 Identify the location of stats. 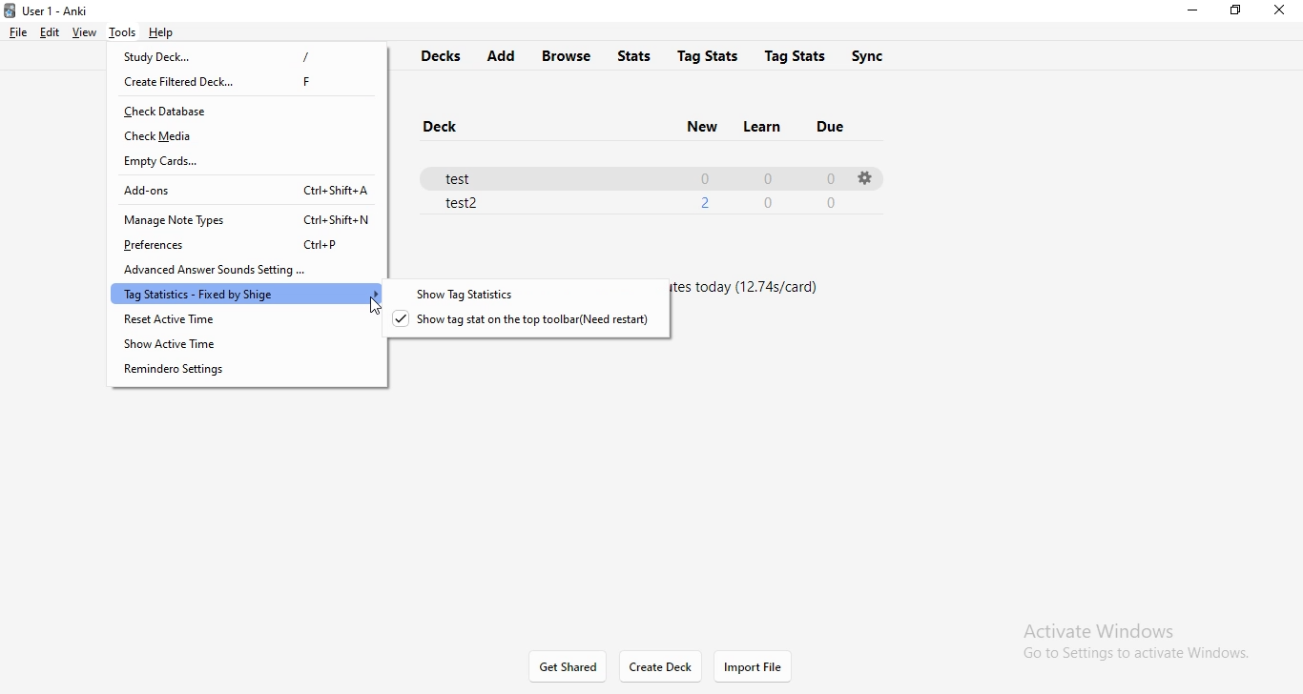
(634, 56).